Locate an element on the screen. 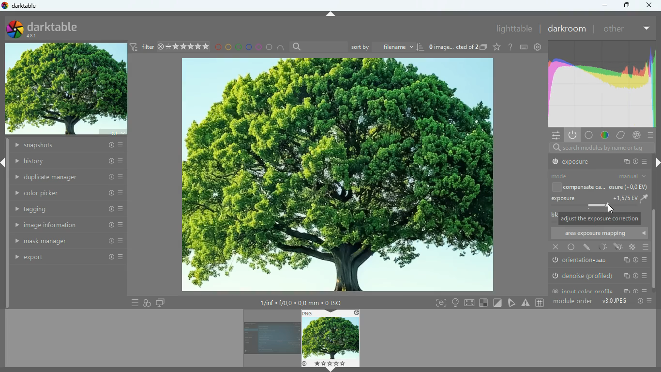 The width and height of the screenshot is (661, 372). edit is located at coordinates (586, 247).